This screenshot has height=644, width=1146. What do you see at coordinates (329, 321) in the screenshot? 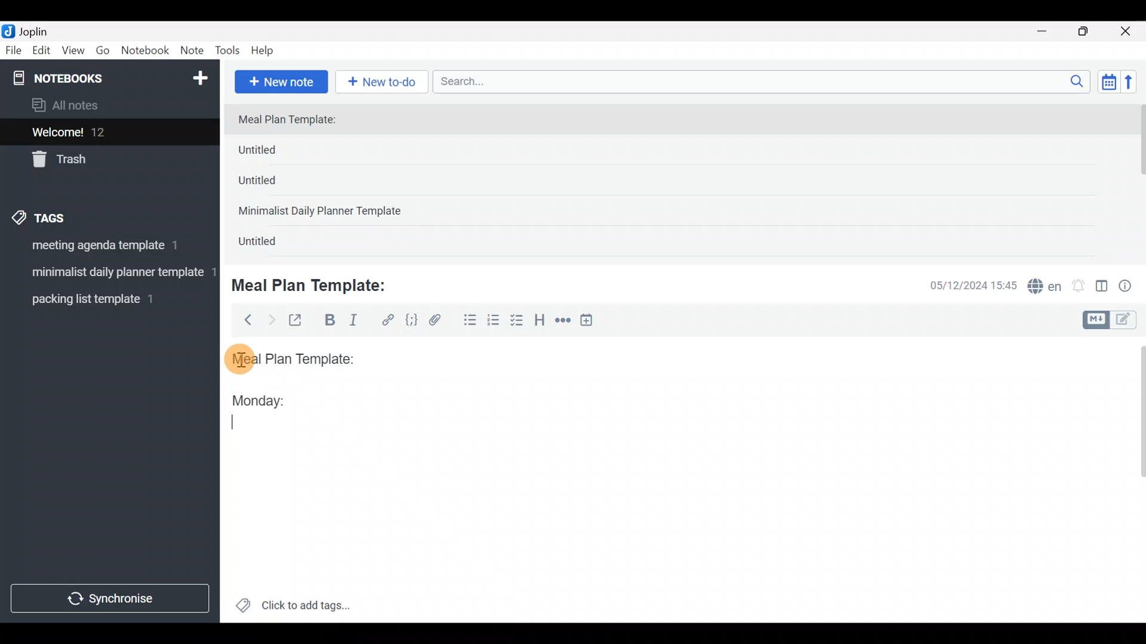
I see `Bold` at bounding box center [329, 321].